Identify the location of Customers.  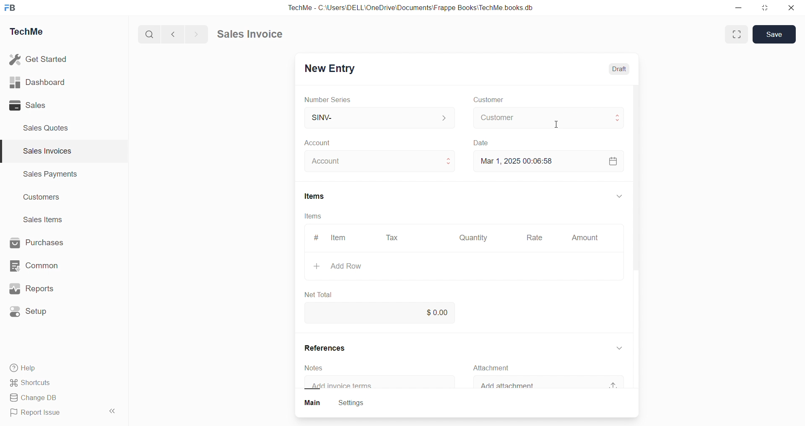
(46, 199).